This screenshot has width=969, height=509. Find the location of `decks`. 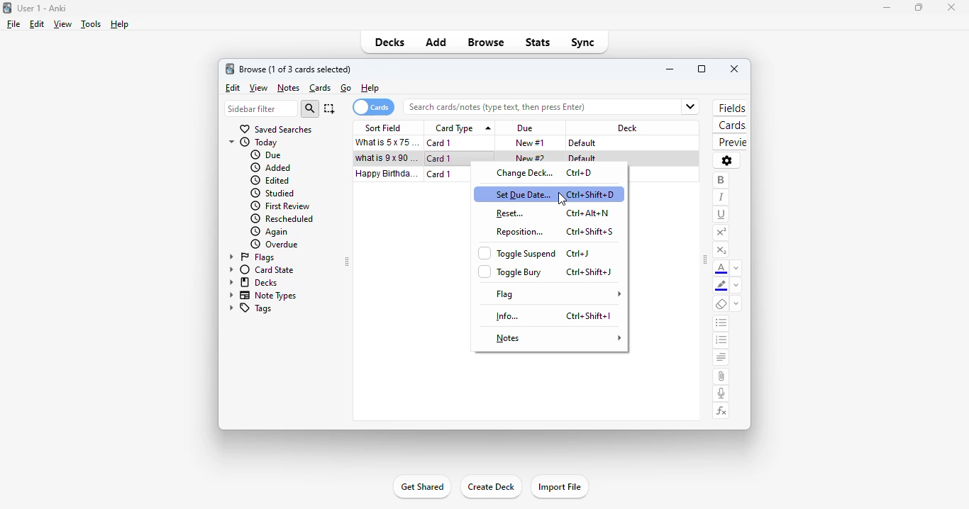

decks is located at coordinates (390, 42).